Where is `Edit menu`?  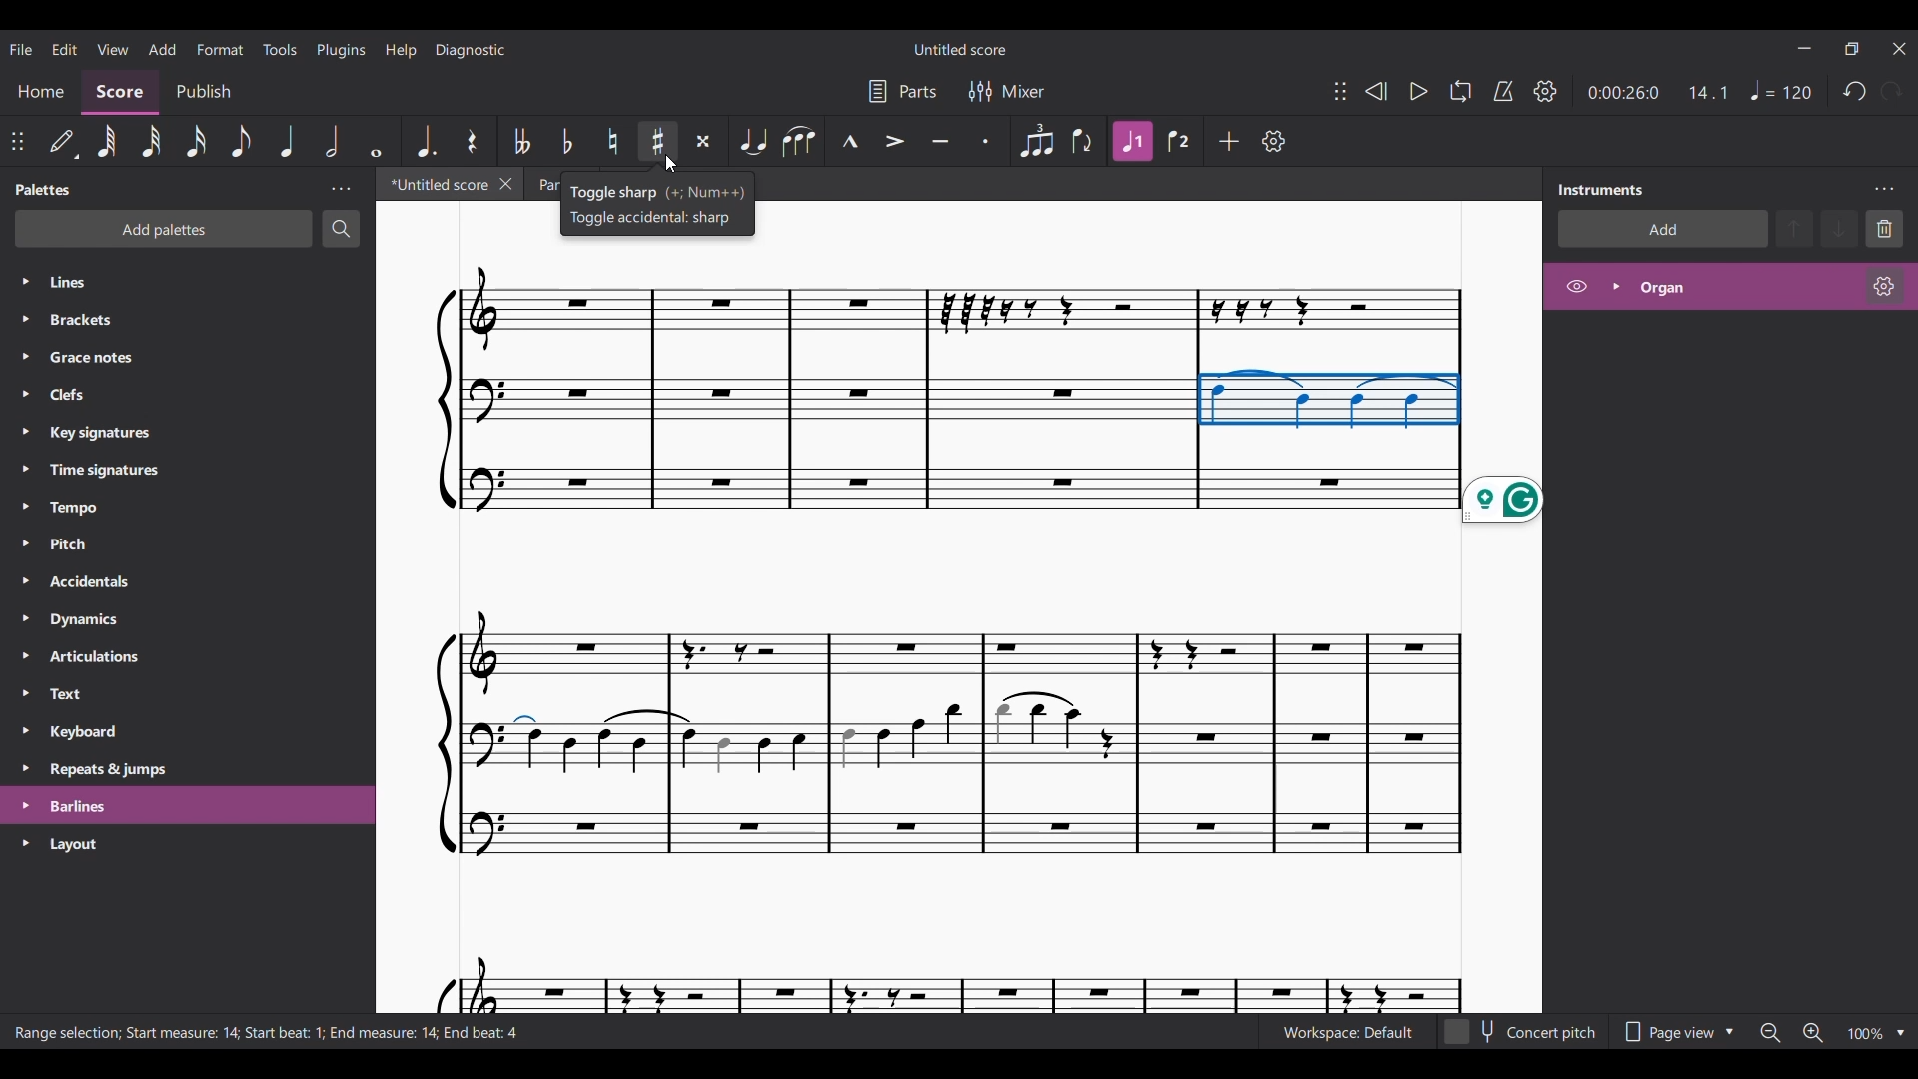 Edit menu is located at coordinates (63, 48).